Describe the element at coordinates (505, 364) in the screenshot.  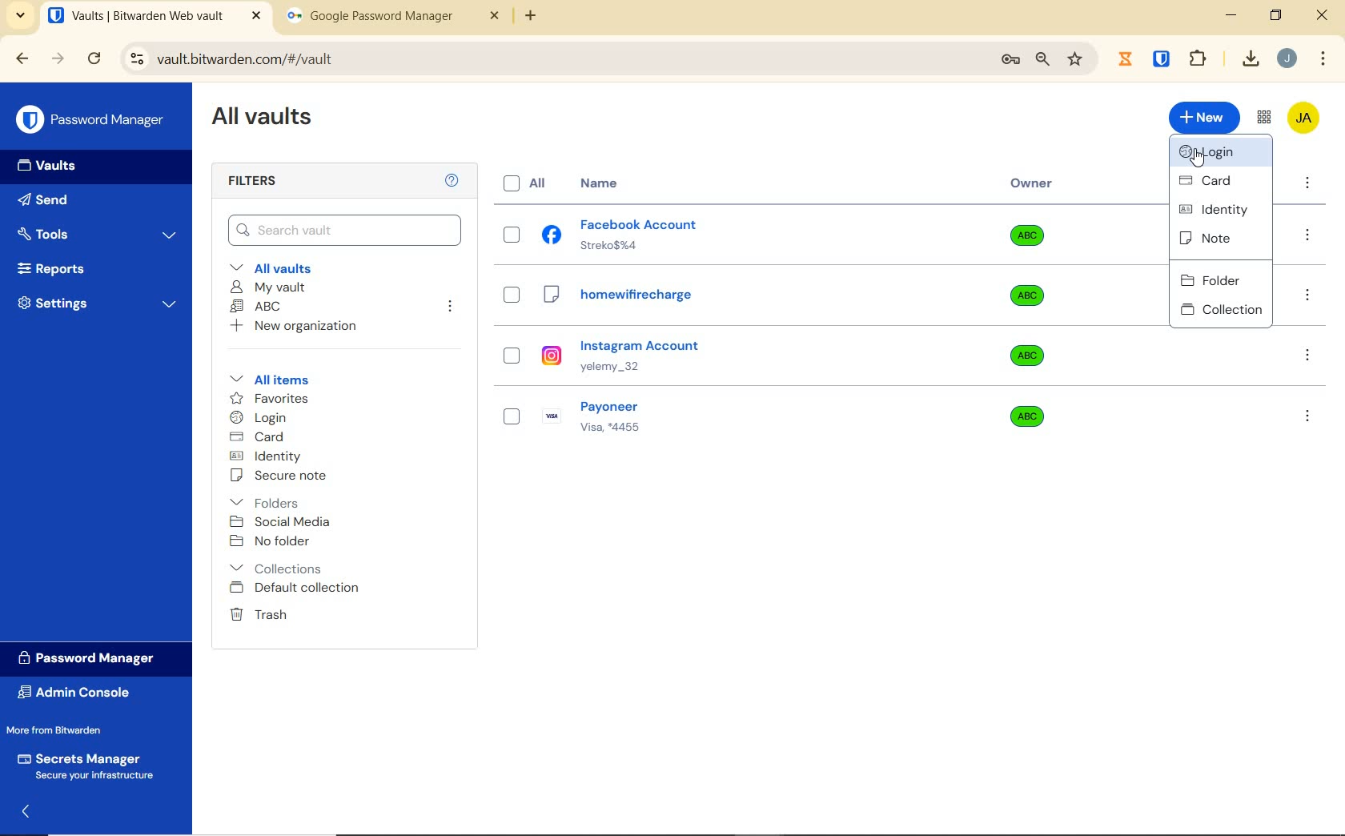
I see `check box` at that location.